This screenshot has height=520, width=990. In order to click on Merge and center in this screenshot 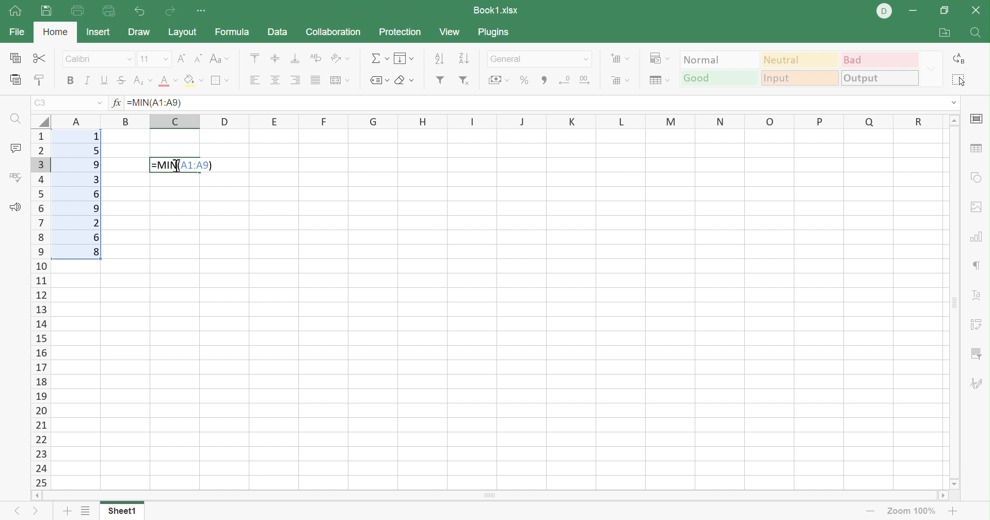, I will do `click(340, 80)`.